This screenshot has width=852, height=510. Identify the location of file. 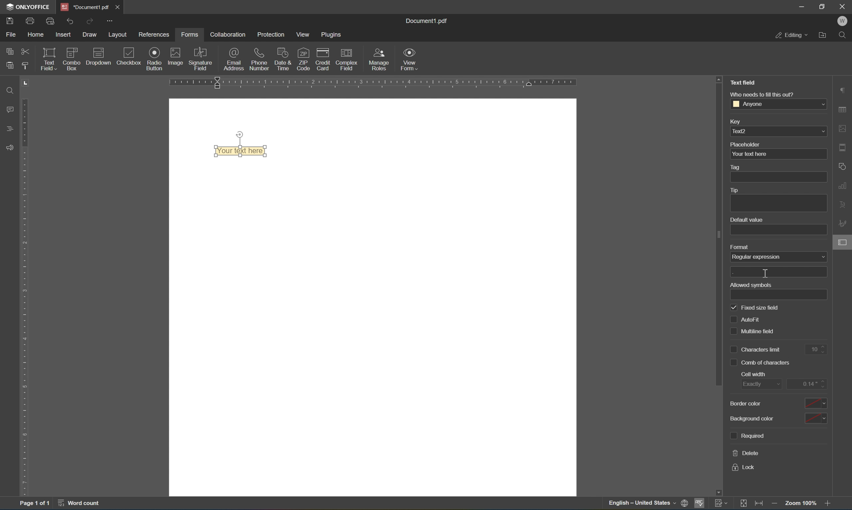
(9, 34).